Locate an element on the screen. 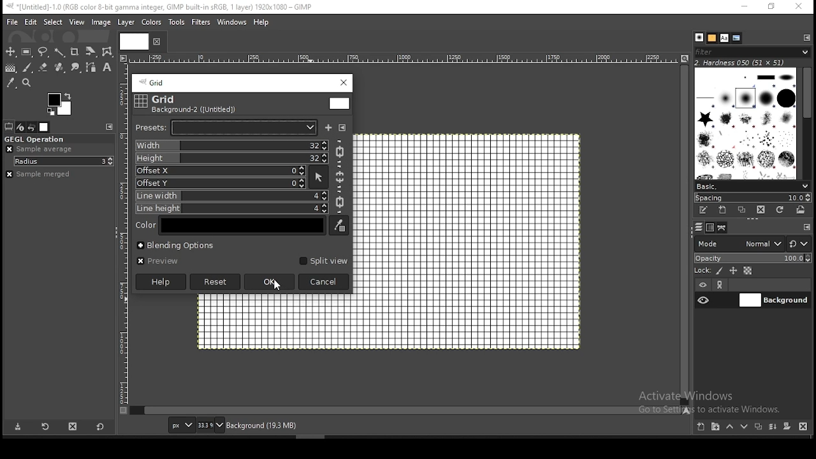  duplicate brush is located at coordinates (743, 210).